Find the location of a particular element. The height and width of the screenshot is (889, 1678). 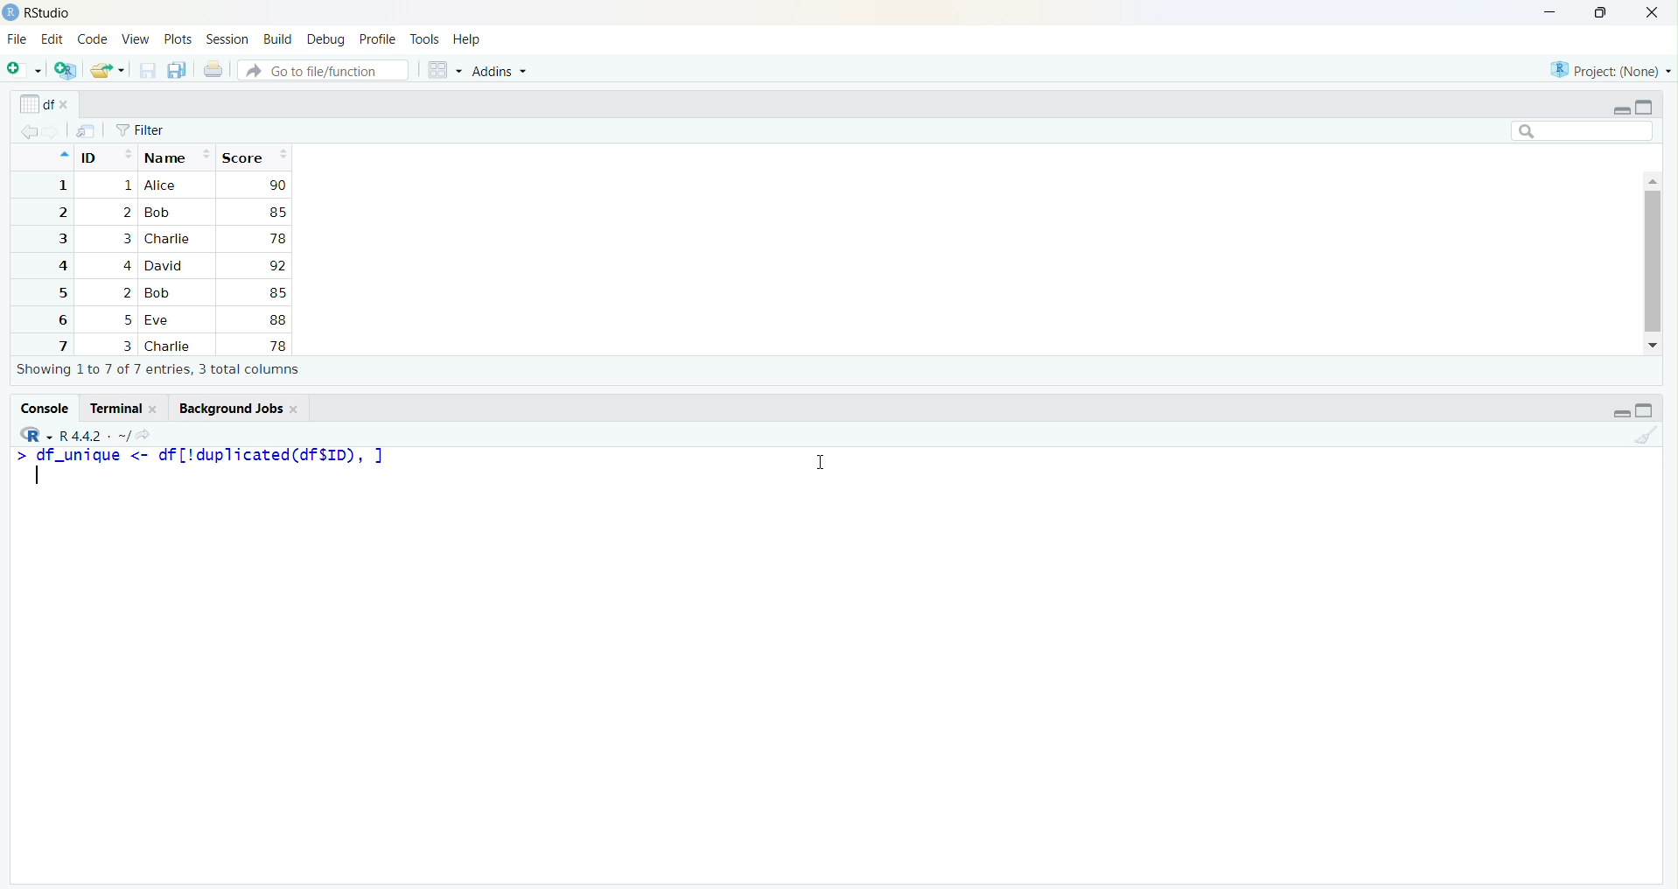

start typing is located at coordinates (18, 456).